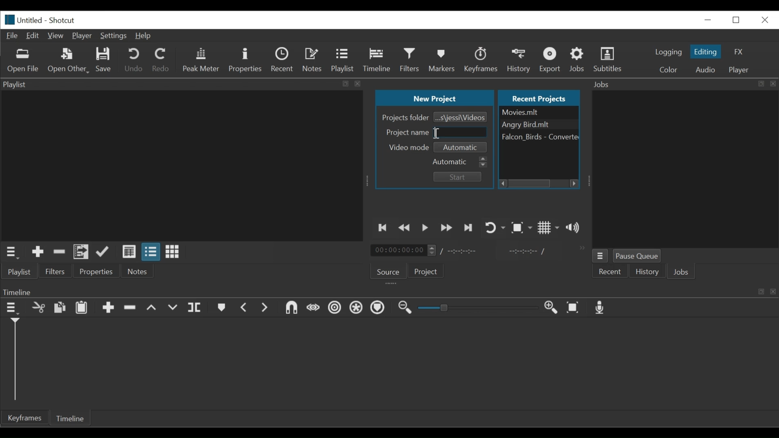 This screenshot has width=779, height=438. What do you see at coordinates (549, 228) in the screenshot?
I see `Toggle display grid on the player` at bounding box center [549, 228].